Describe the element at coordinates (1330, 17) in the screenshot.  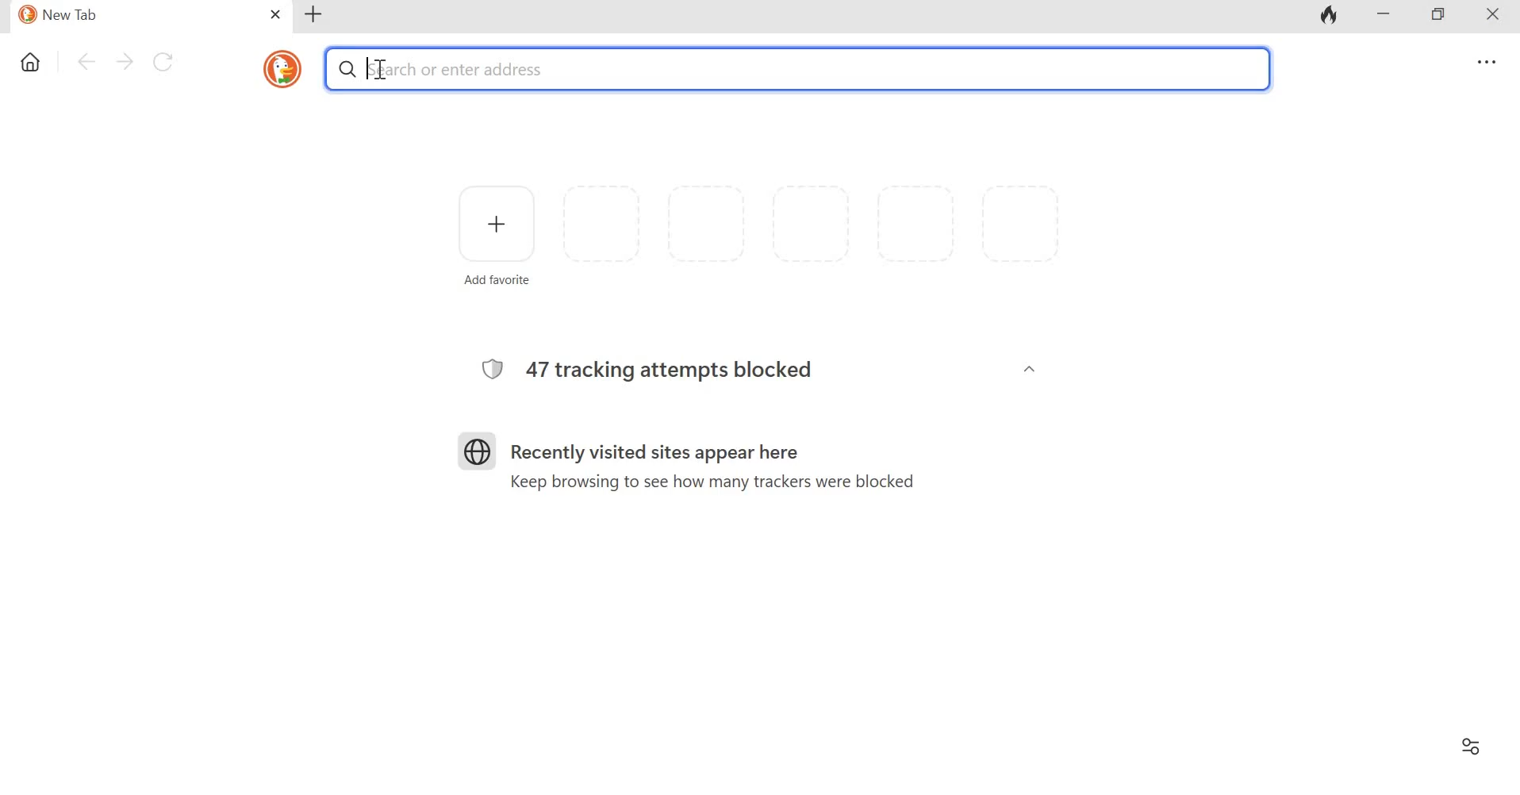
I see `Fire icon` at that location.